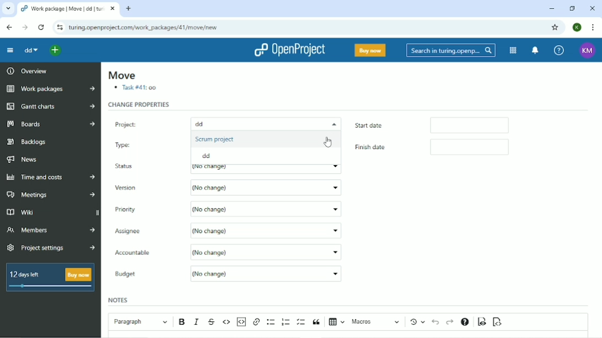  Describe the element at coordinates (34, 212) in the screenshot. I see `Wiki` at that location.